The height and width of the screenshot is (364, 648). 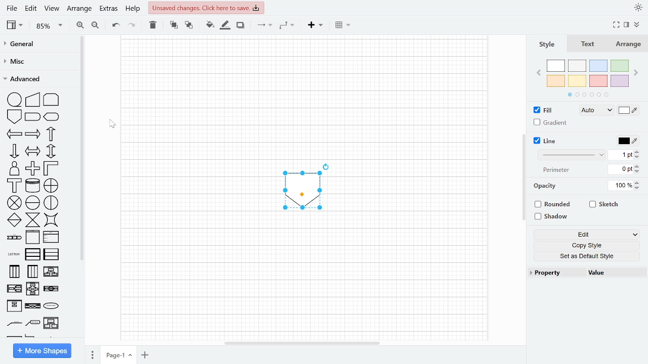 I want to click on central idea, so click(x=33, y=307).